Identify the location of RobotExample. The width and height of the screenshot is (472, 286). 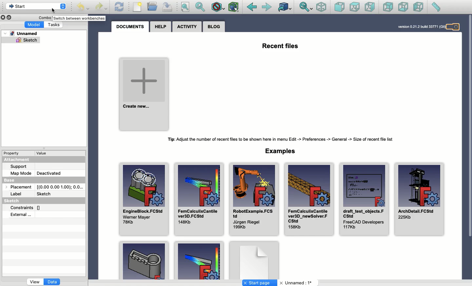
(254, 200).